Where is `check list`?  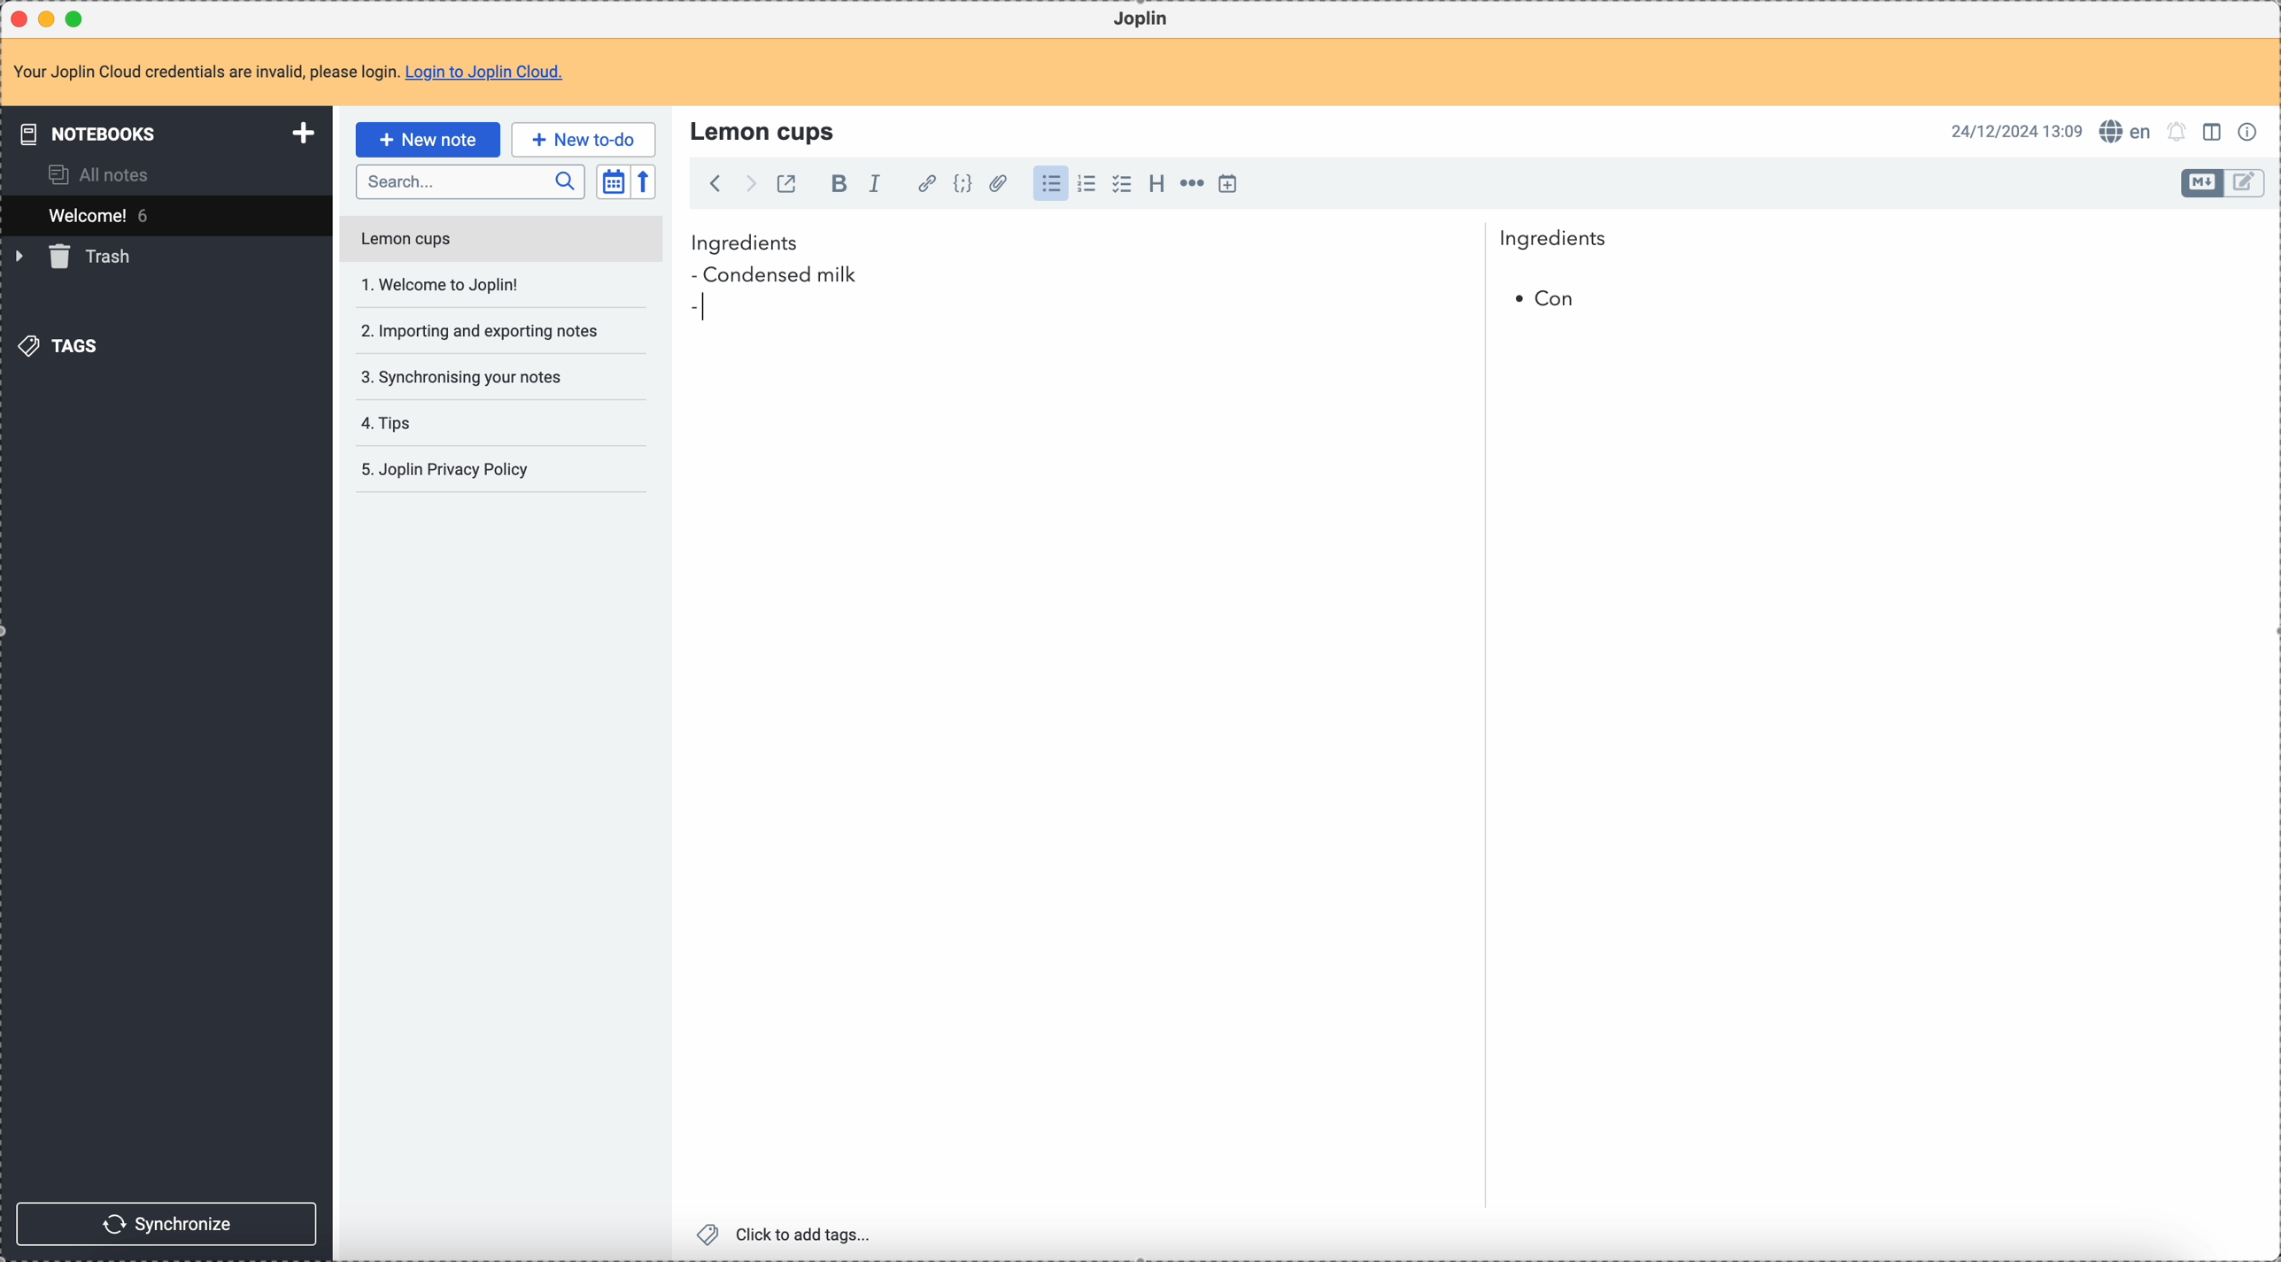
check list is located at coordinates (1121, 184).